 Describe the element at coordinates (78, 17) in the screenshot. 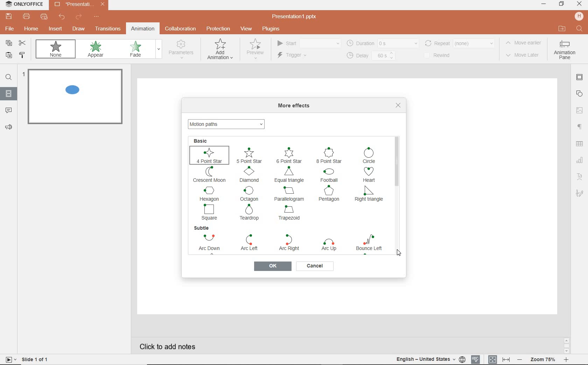

I see `redo` at that location.